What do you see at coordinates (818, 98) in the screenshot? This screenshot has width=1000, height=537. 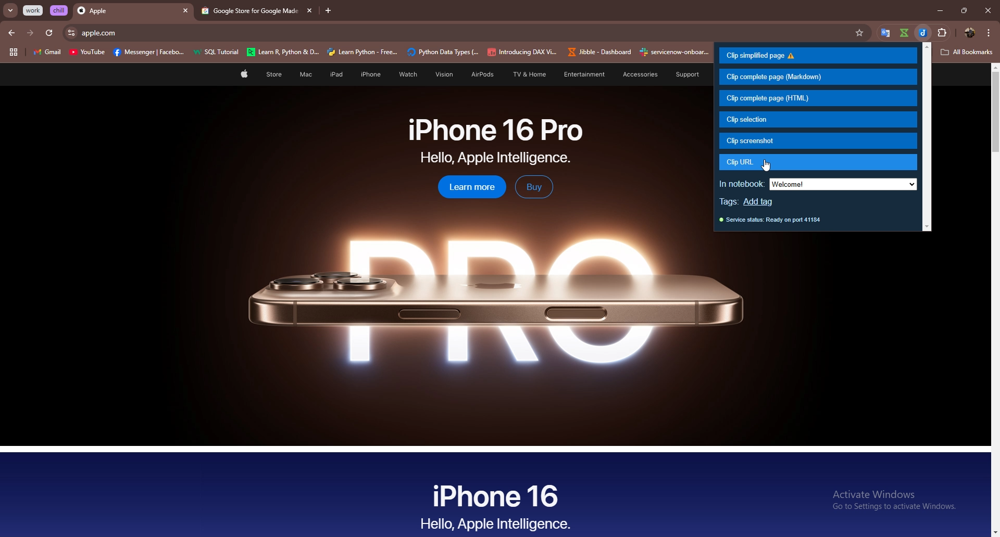 I see `clip complete page (html)` at bounding box center [818, 98].